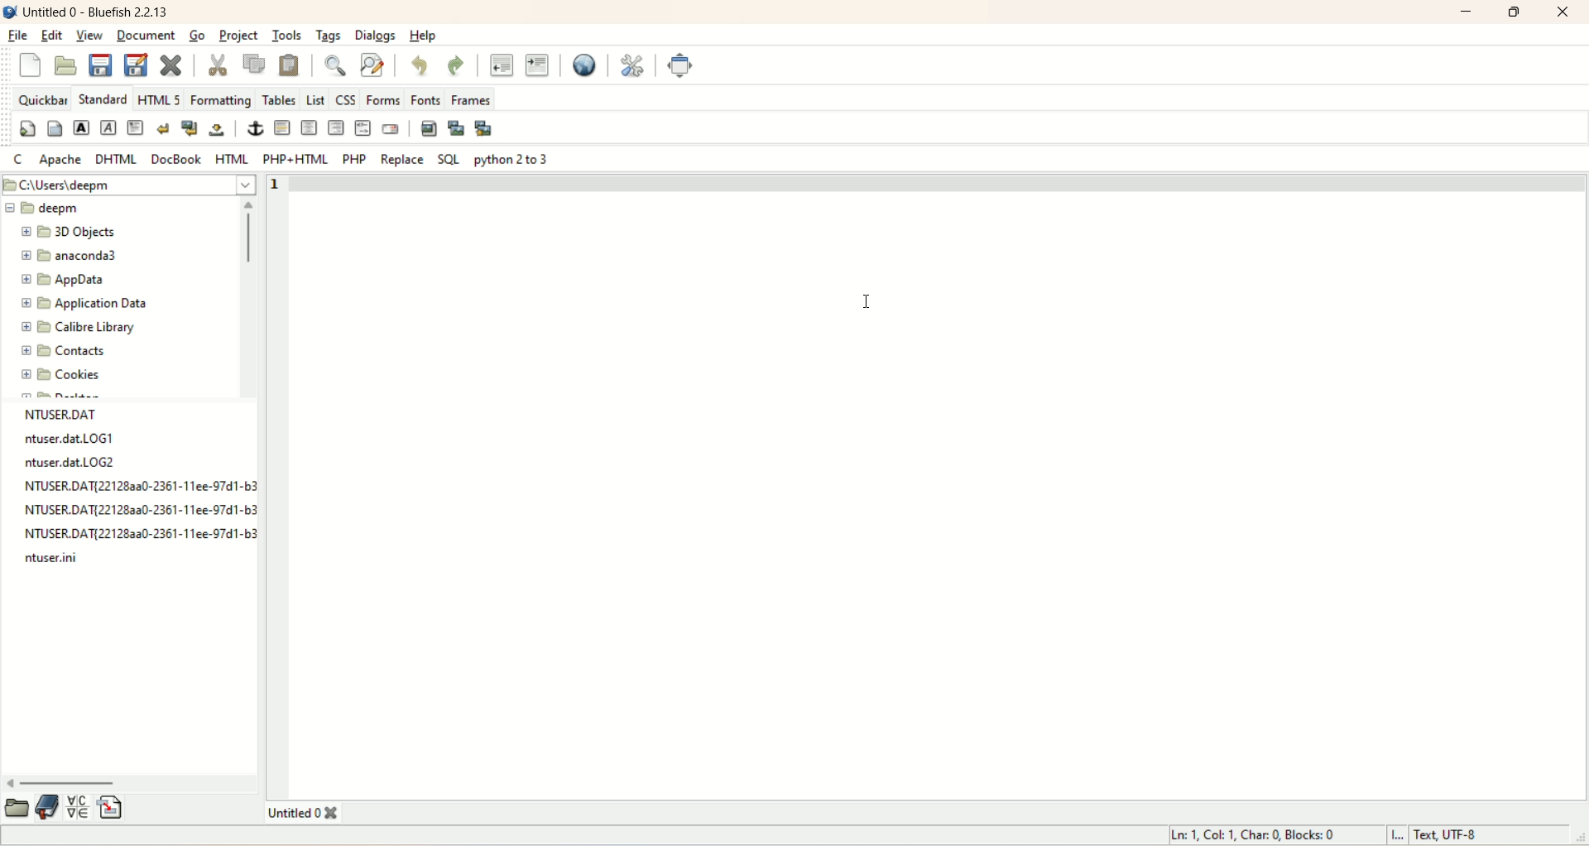 Image resolution: width=1589 pixels, height=846 pixels. What do you see at coordinates (284, 184) in the screenshot?
I see `Line number` at bounding box center [284, 184].